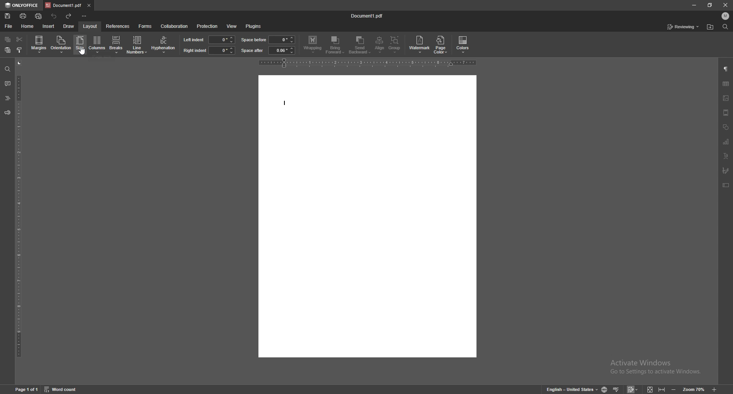 The width and height of the screenshot is (733, 394). Describe the element at coordinates (605, 389) in the screenshot. I see `change doc language` at that location.